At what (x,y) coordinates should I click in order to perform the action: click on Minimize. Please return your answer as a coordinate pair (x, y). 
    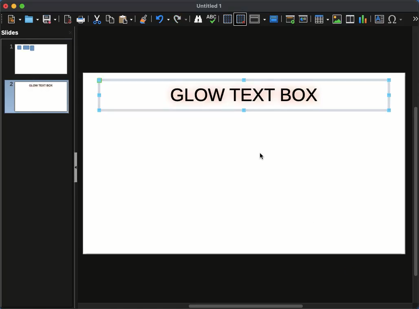
    Looking at the image, I should click on (13, 6).